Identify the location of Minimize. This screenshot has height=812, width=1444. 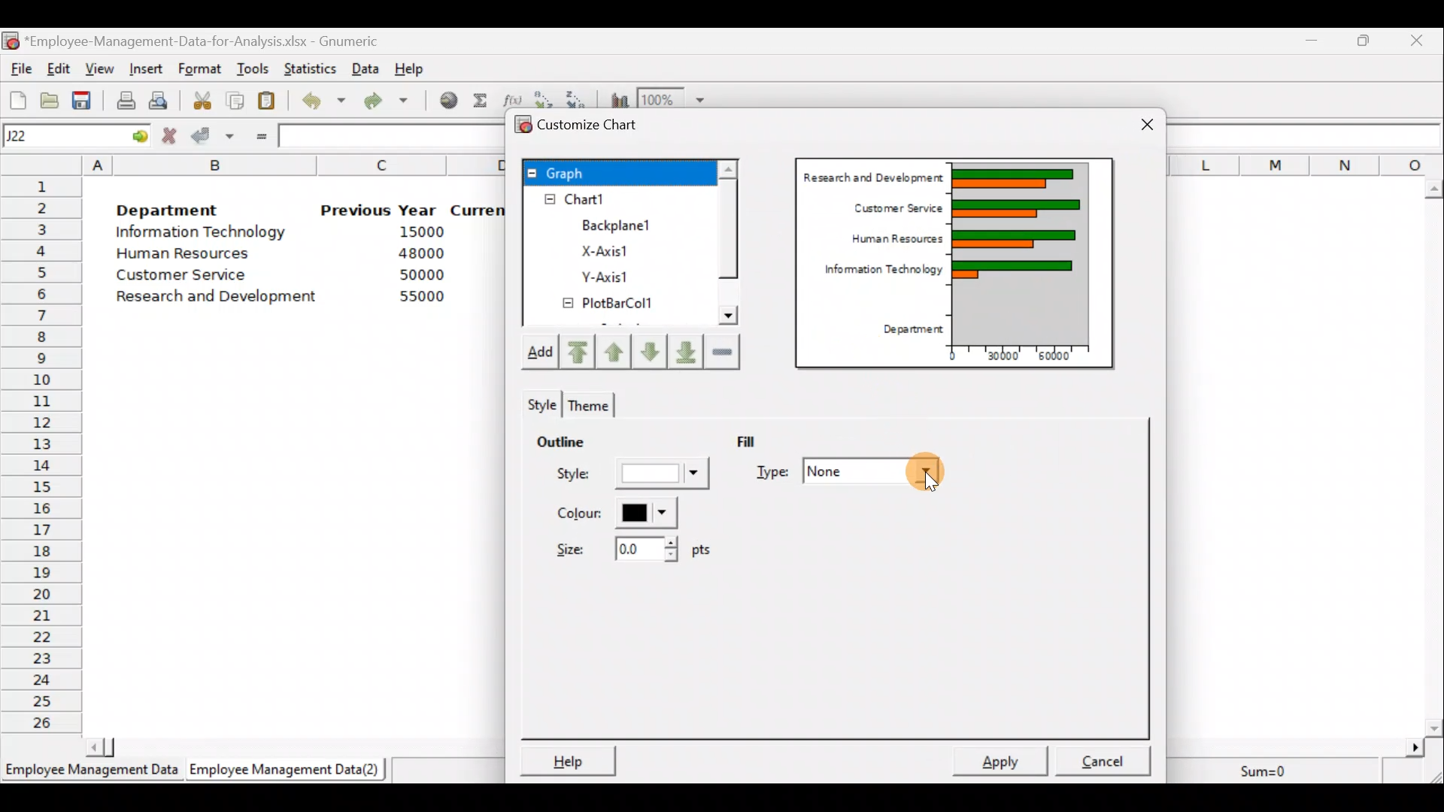
(1312, 40).